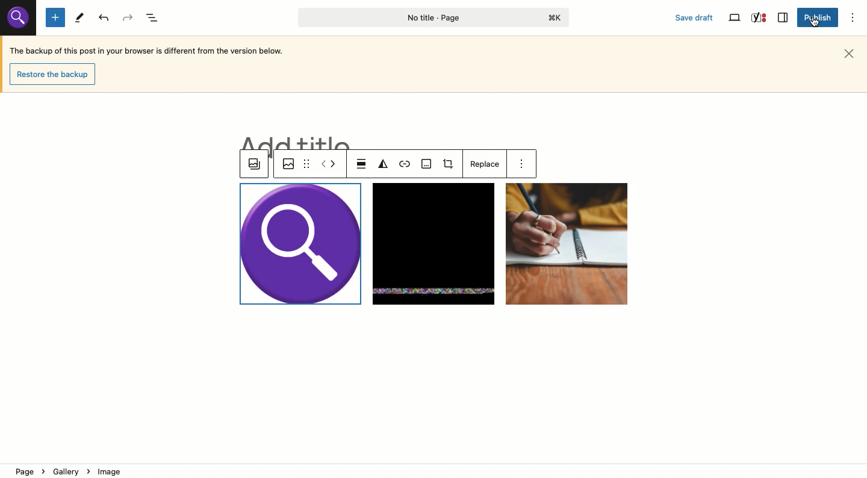 The image size is (867, 478). I want to click on Publish, so click(816, 17).